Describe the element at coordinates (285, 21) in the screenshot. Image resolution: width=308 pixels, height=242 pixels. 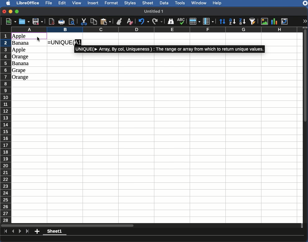
I see `Pivot table` at that location.